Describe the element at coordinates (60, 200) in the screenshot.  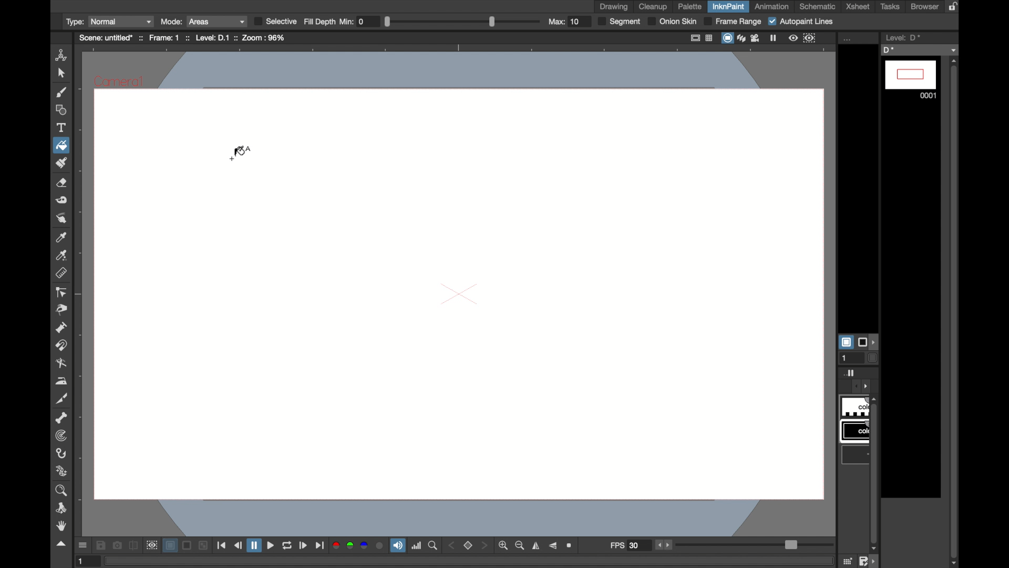
I see `tape tool` at that location.